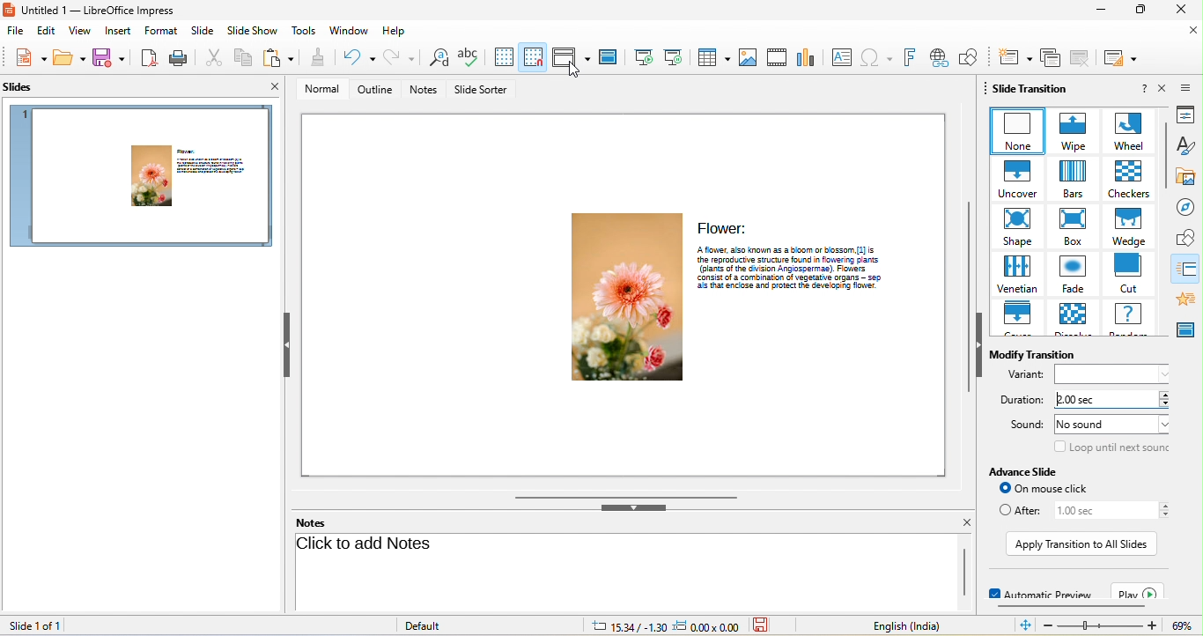 This screenshot has width=1203, height=636. I want to click on slide transition, so click(1189, 269).